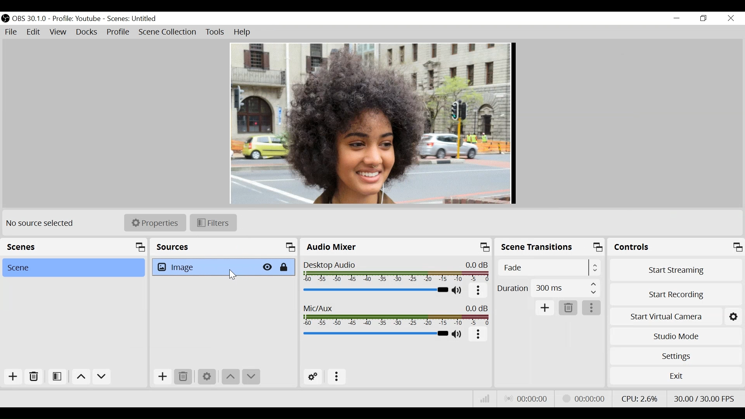 This screenshot has width=745, height=419. What do you see at coordinates (41, 224) in the screenshot?
I see `No source Selected` at bounding box center [41, 224].